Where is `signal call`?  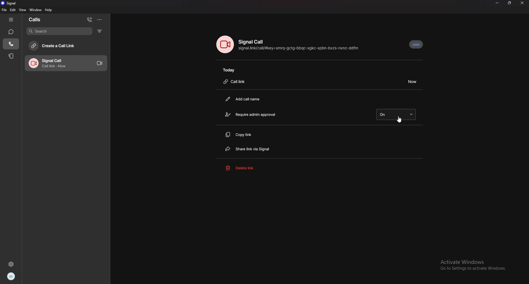 signal call is located at coordinates (252, 42).